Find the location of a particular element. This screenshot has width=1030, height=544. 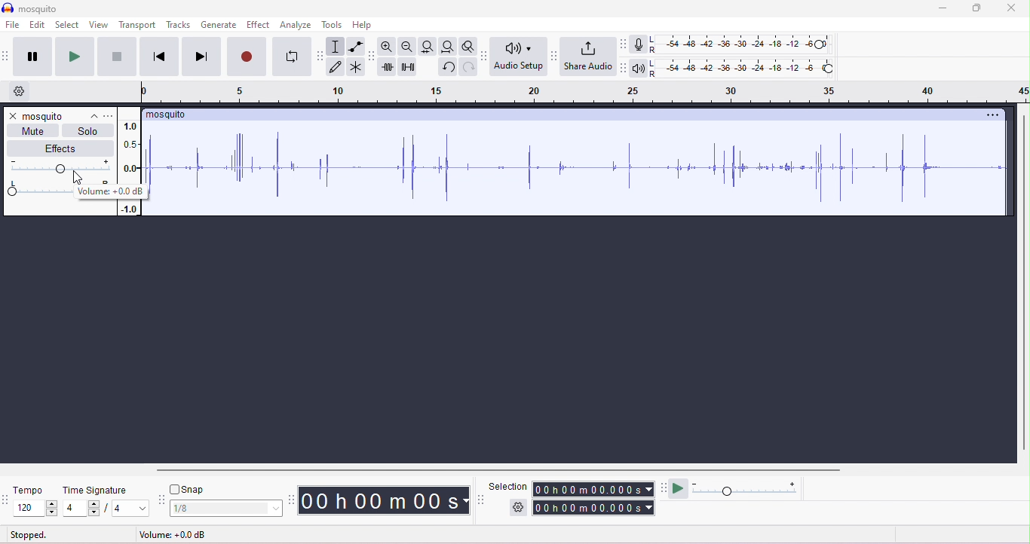

playback level is located at coordinates (742, 69).